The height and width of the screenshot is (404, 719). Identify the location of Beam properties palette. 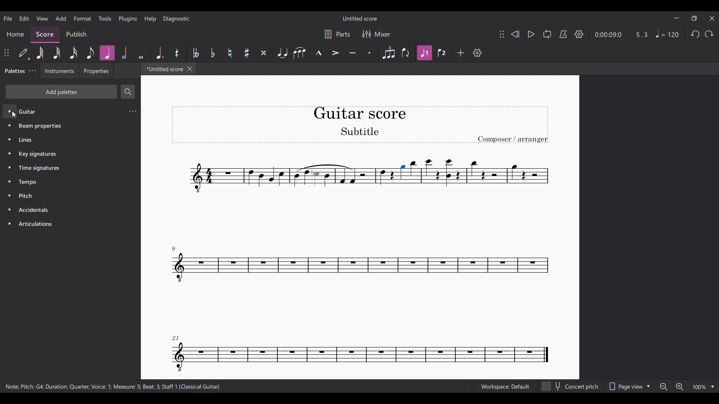
(40, 126).